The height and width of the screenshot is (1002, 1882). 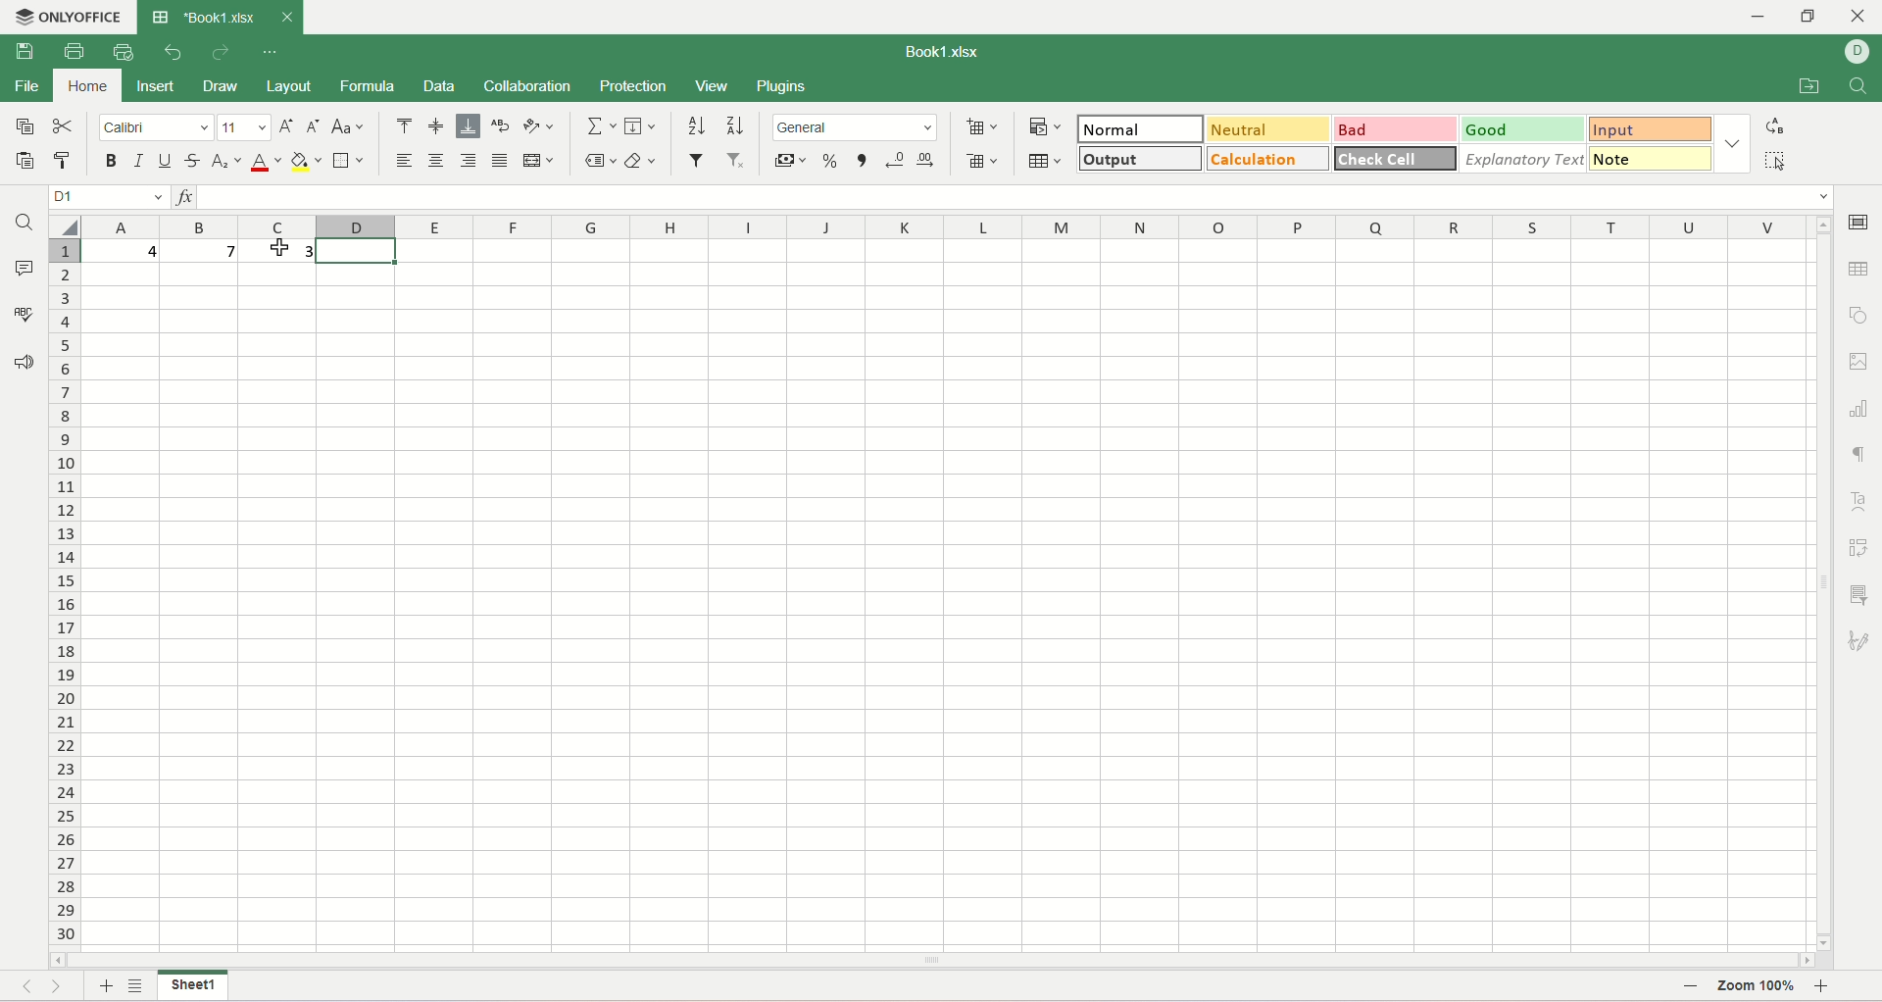 I want to click on font color, so click(x=266, y=161).